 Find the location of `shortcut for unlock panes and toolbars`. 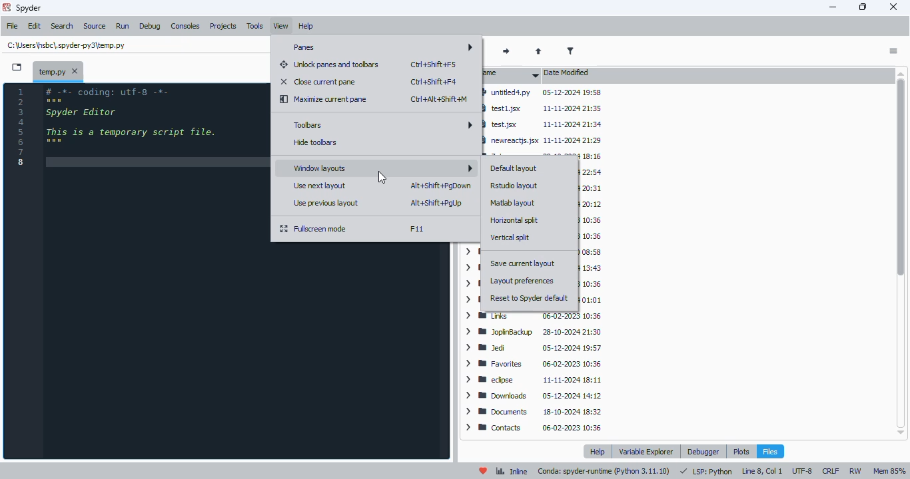

shortcut for unlock panes and toolbars is located at coordinates (434, 64).